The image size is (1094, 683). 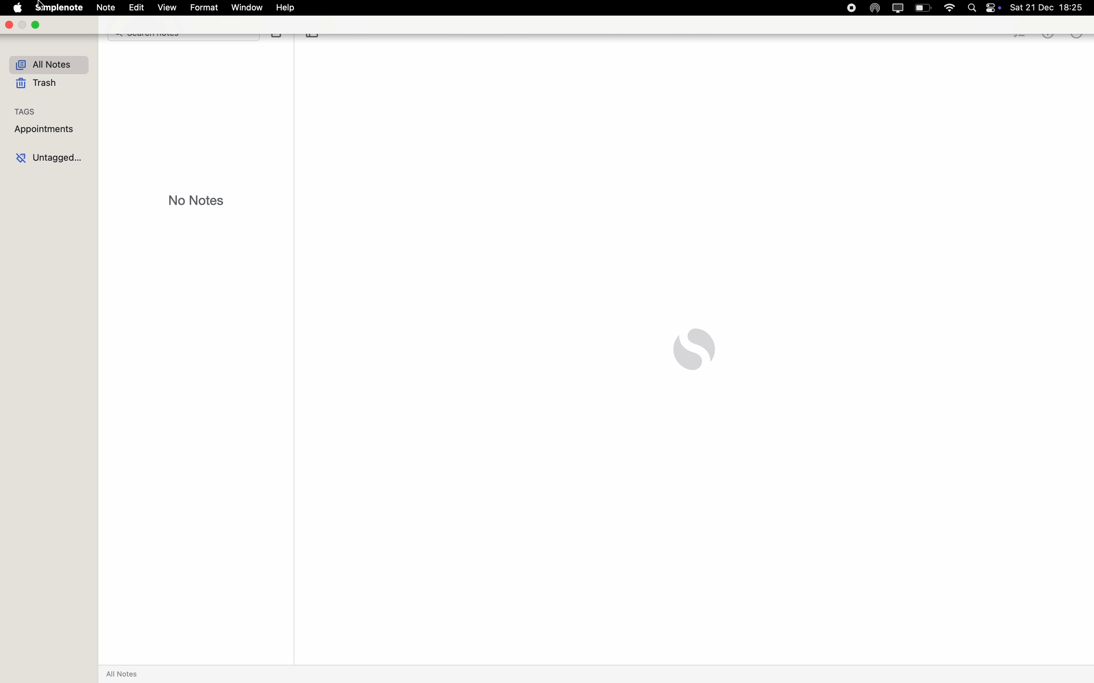 I want to click on create note, so click(x=277, y=38).